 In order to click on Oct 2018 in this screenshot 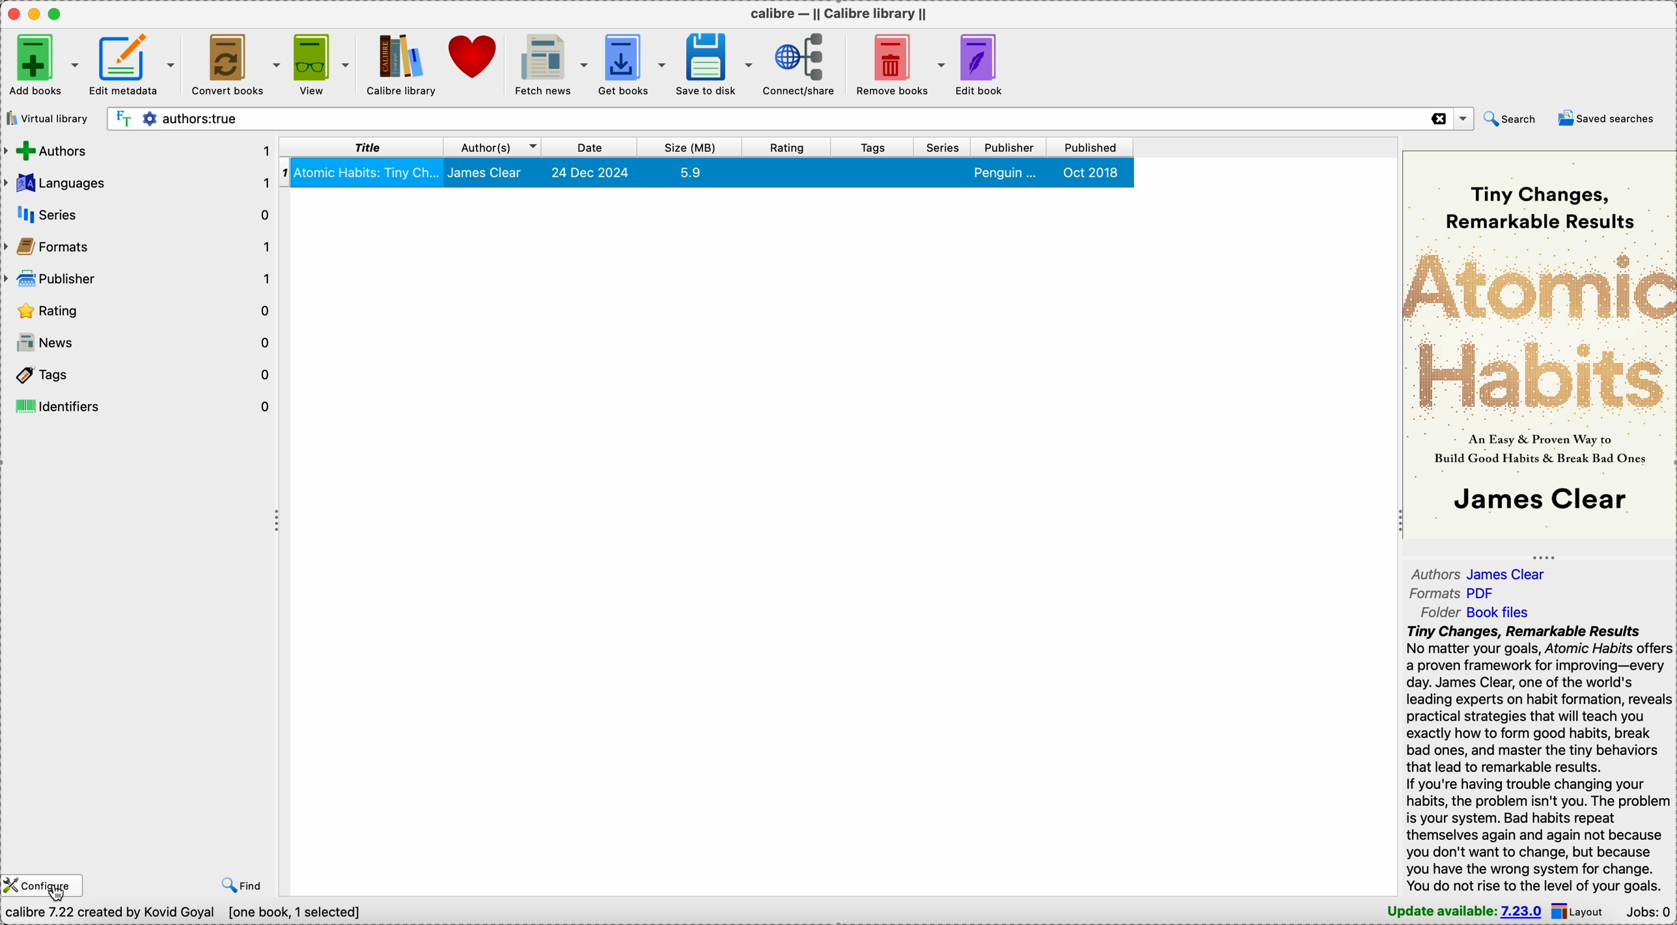, I will do `click(1092, 173)`.